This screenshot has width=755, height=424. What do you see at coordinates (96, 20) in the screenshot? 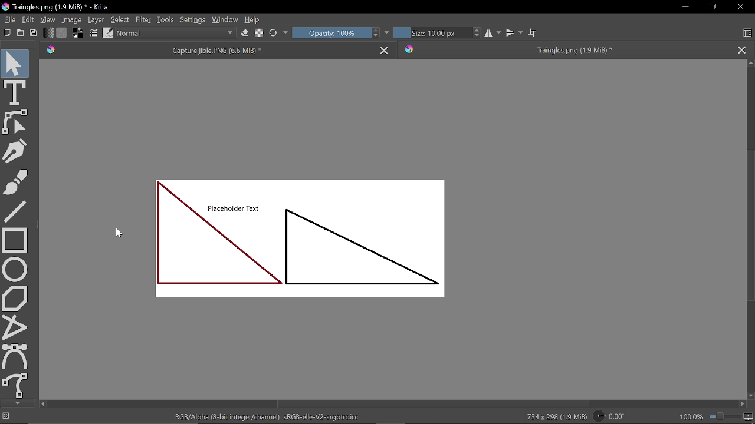
I see `Layer` at bounding box center [96, 20].